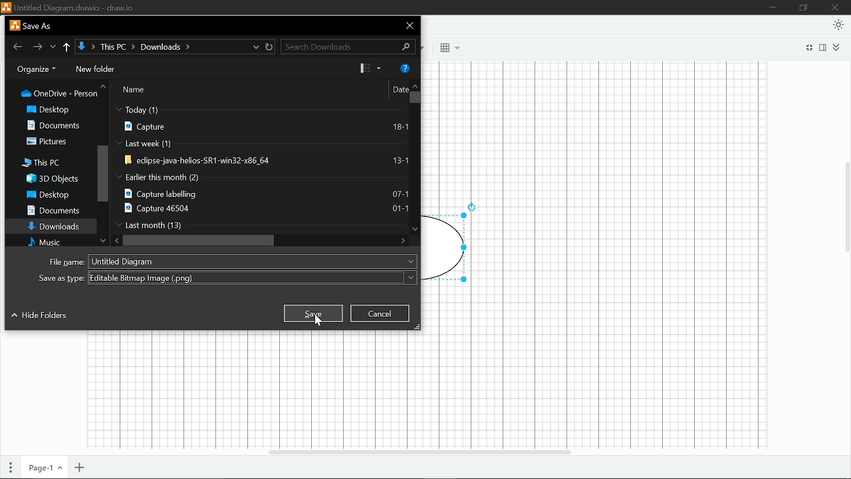  Describe the element at coordinates (836, 7) in the screenshot. I see `close` at that location.